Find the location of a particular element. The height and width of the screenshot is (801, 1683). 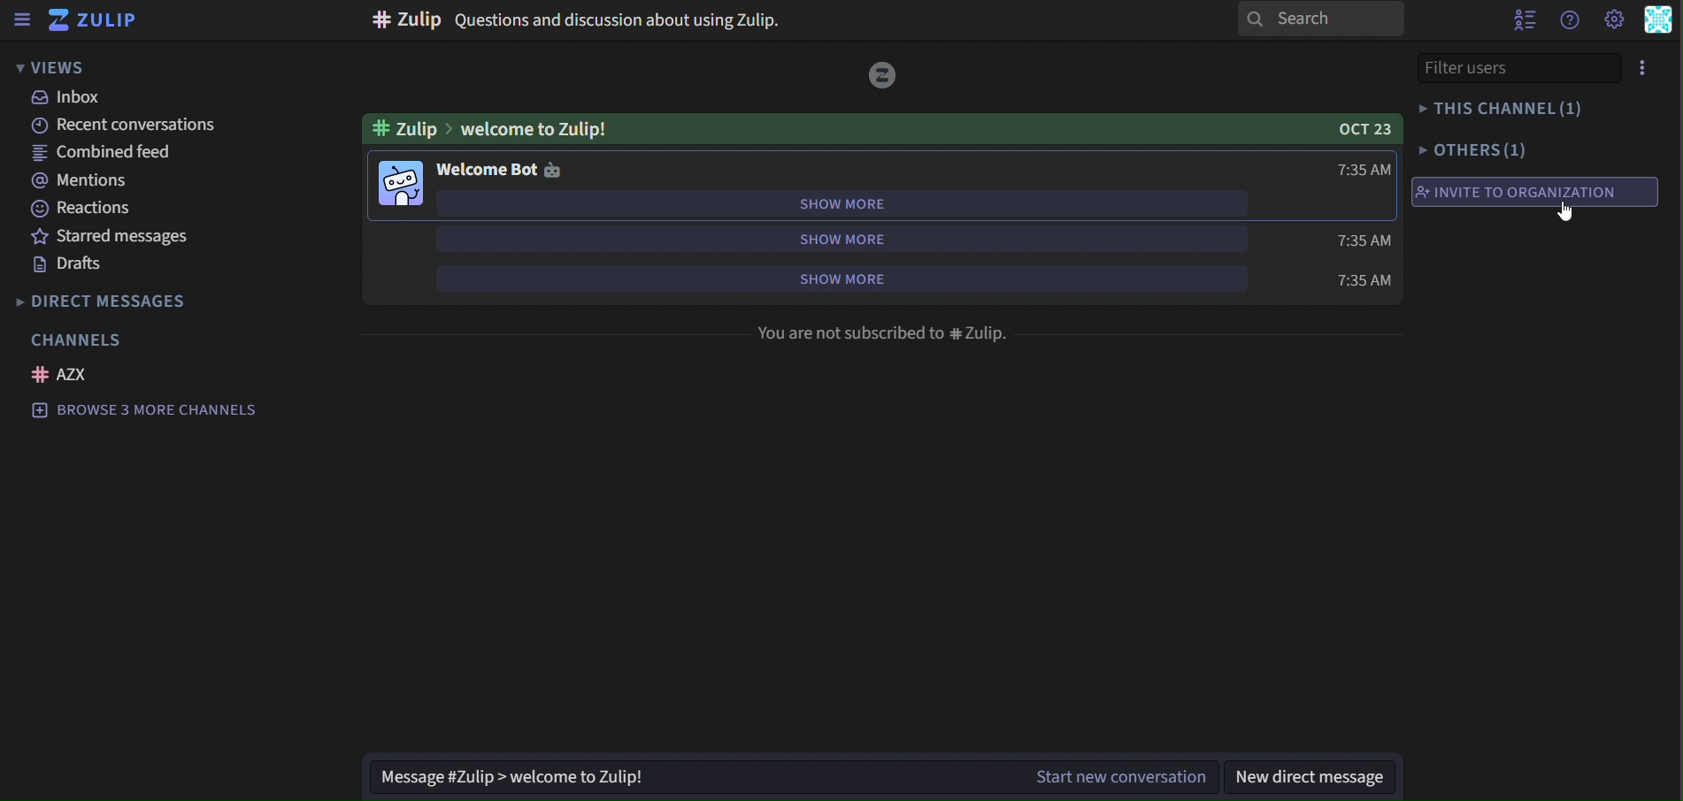

new direct message is located at coordinates (1312, 777).